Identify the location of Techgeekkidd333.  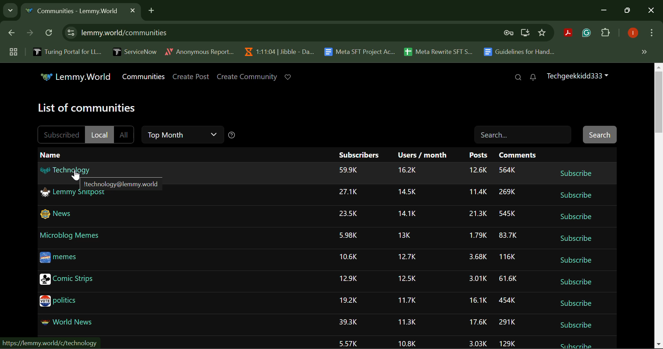
(577, 75).